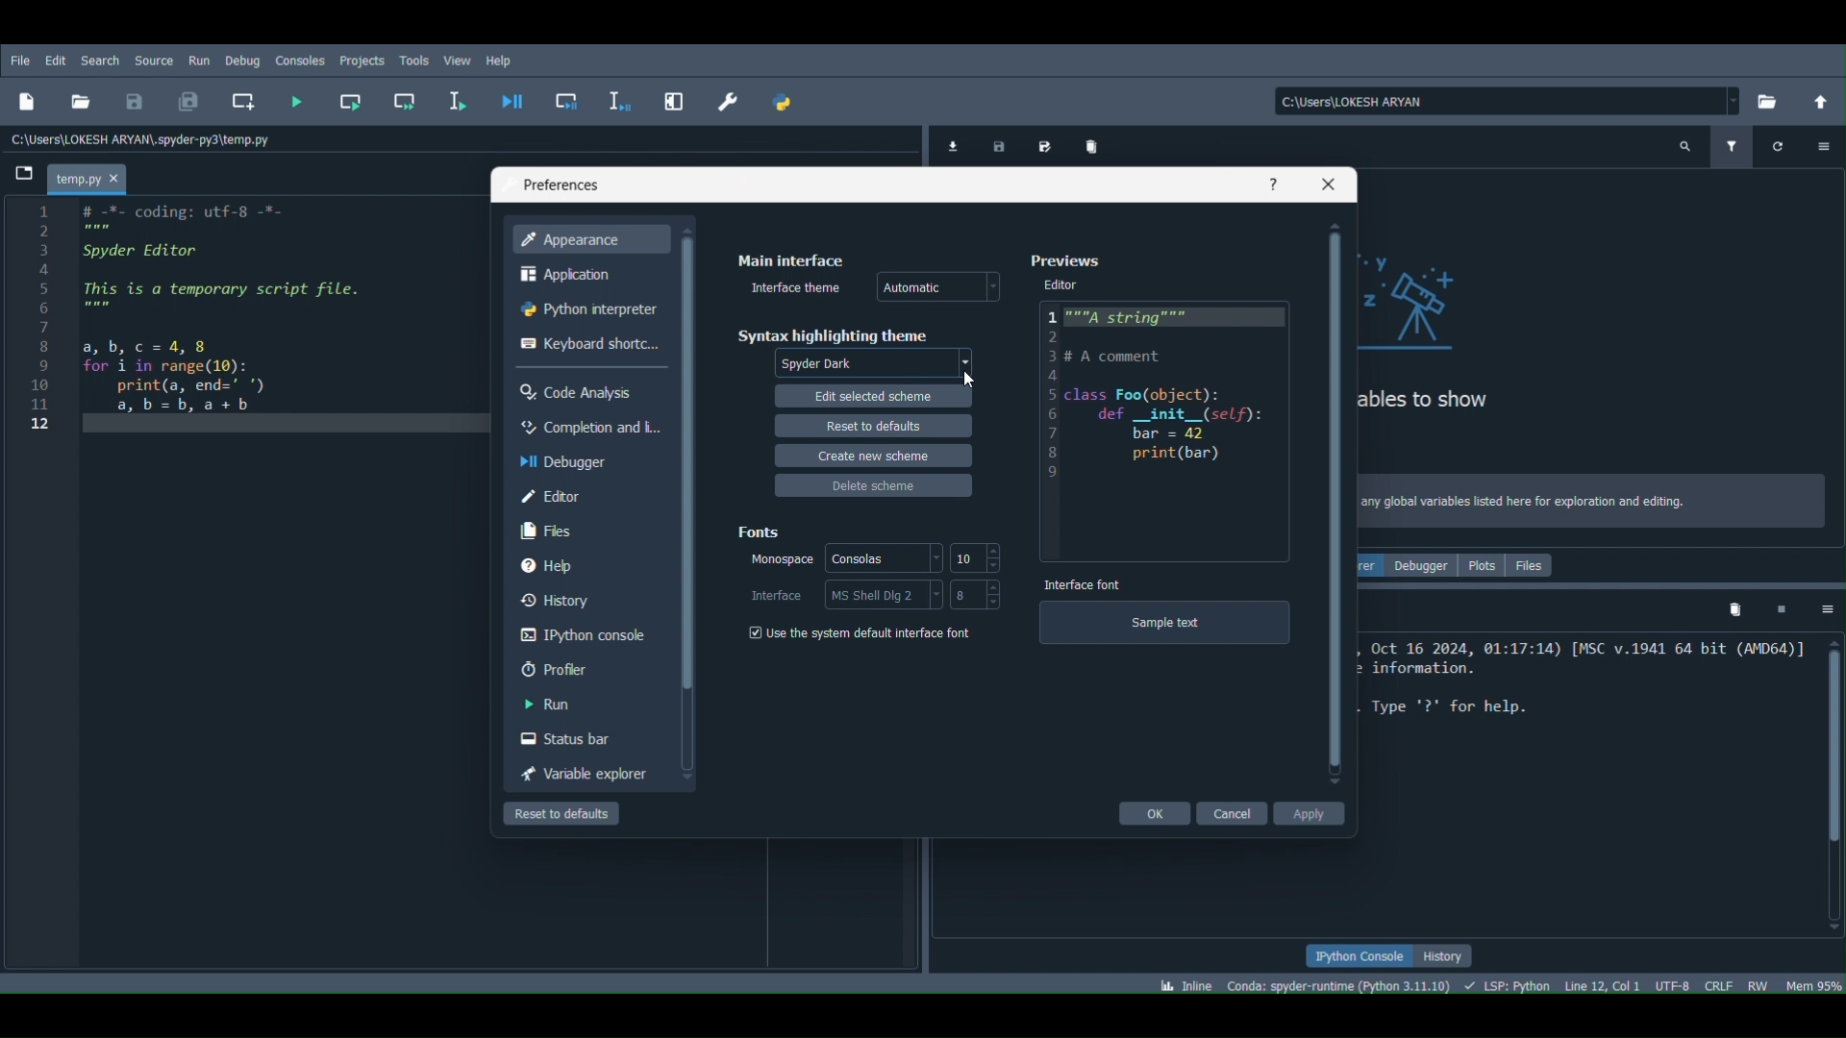  I want to click on Run selection or current line (F9), so click(454, 99).